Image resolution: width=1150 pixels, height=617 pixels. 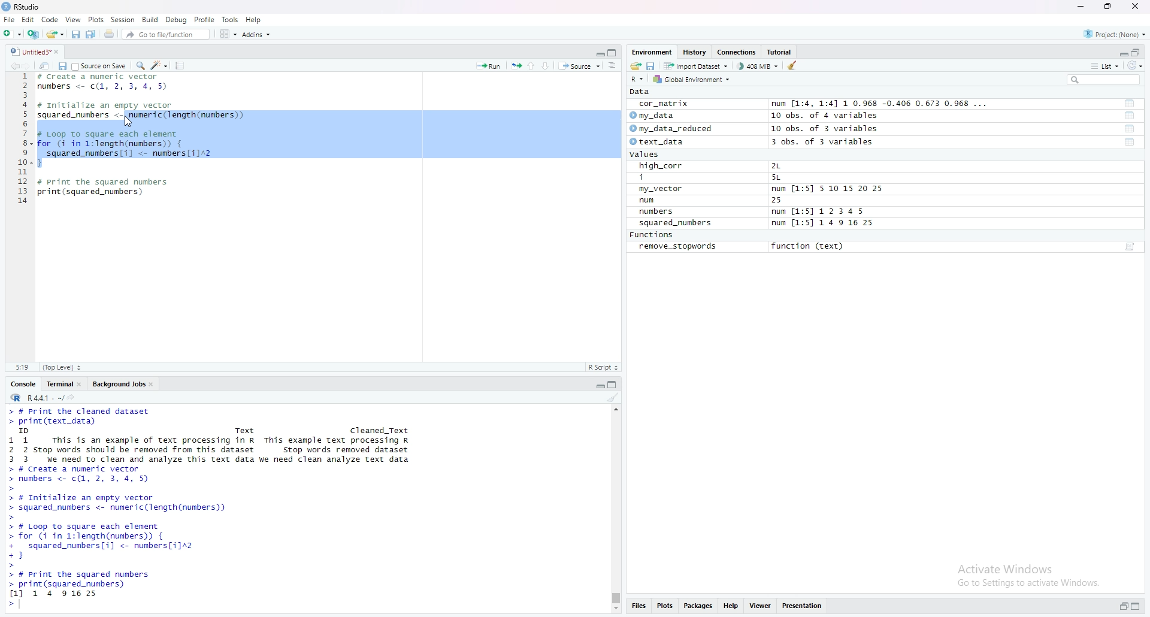 I want to click on move forward, so click(x=29, y=65).